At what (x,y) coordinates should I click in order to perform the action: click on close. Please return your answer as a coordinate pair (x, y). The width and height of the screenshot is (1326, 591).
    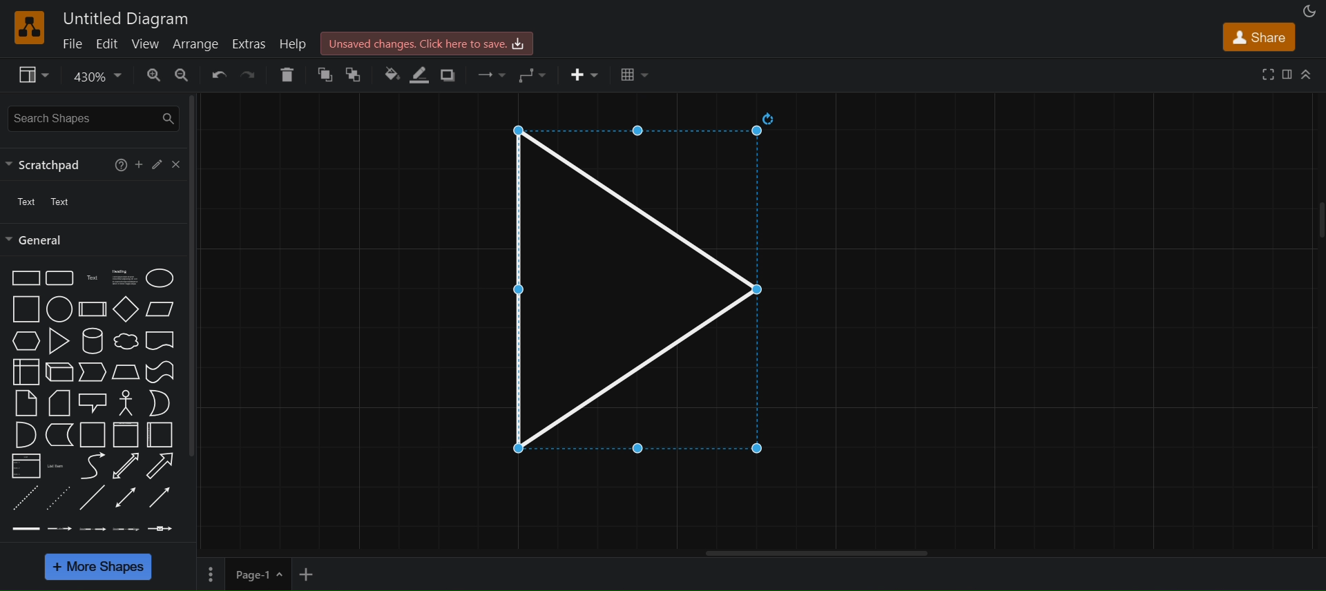
    Looking at the image, I should click on (175, 163).